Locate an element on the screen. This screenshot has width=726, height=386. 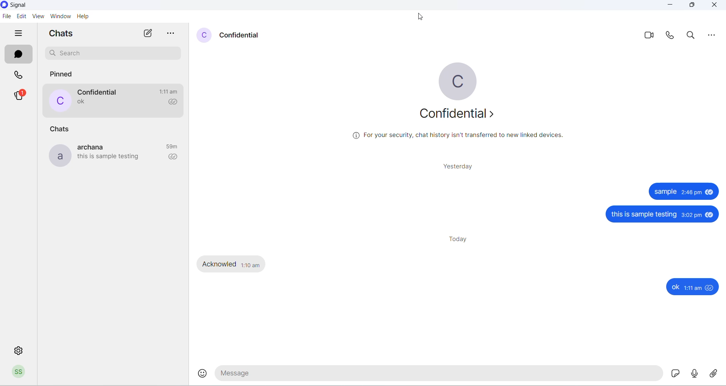
seen is located at coordinates (709, 192).